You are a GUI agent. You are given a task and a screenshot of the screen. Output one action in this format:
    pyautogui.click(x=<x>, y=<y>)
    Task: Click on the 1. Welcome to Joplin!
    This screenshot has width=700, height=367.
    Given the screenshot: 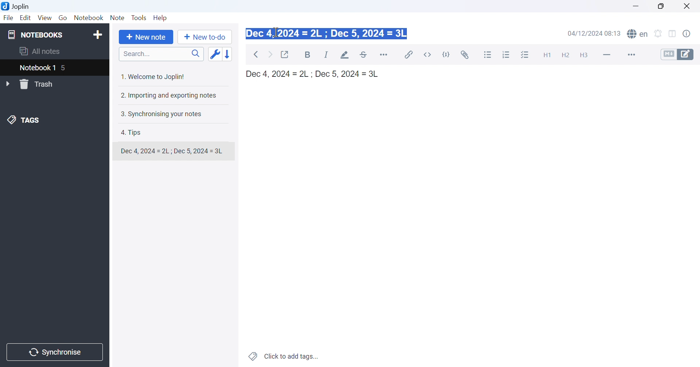 What is the action you would take?
    pyautogui.click(x=154, y=75)
    